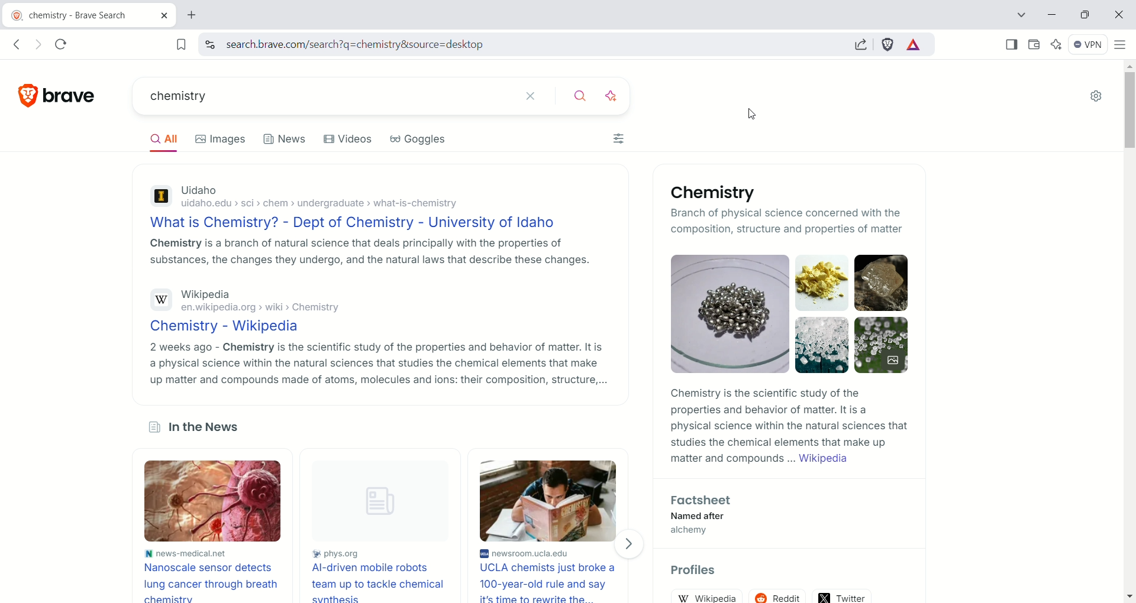 Image resolution: width=1136 pixels, height=603 pixels. I want to click on leo AI, so click(617, 96).